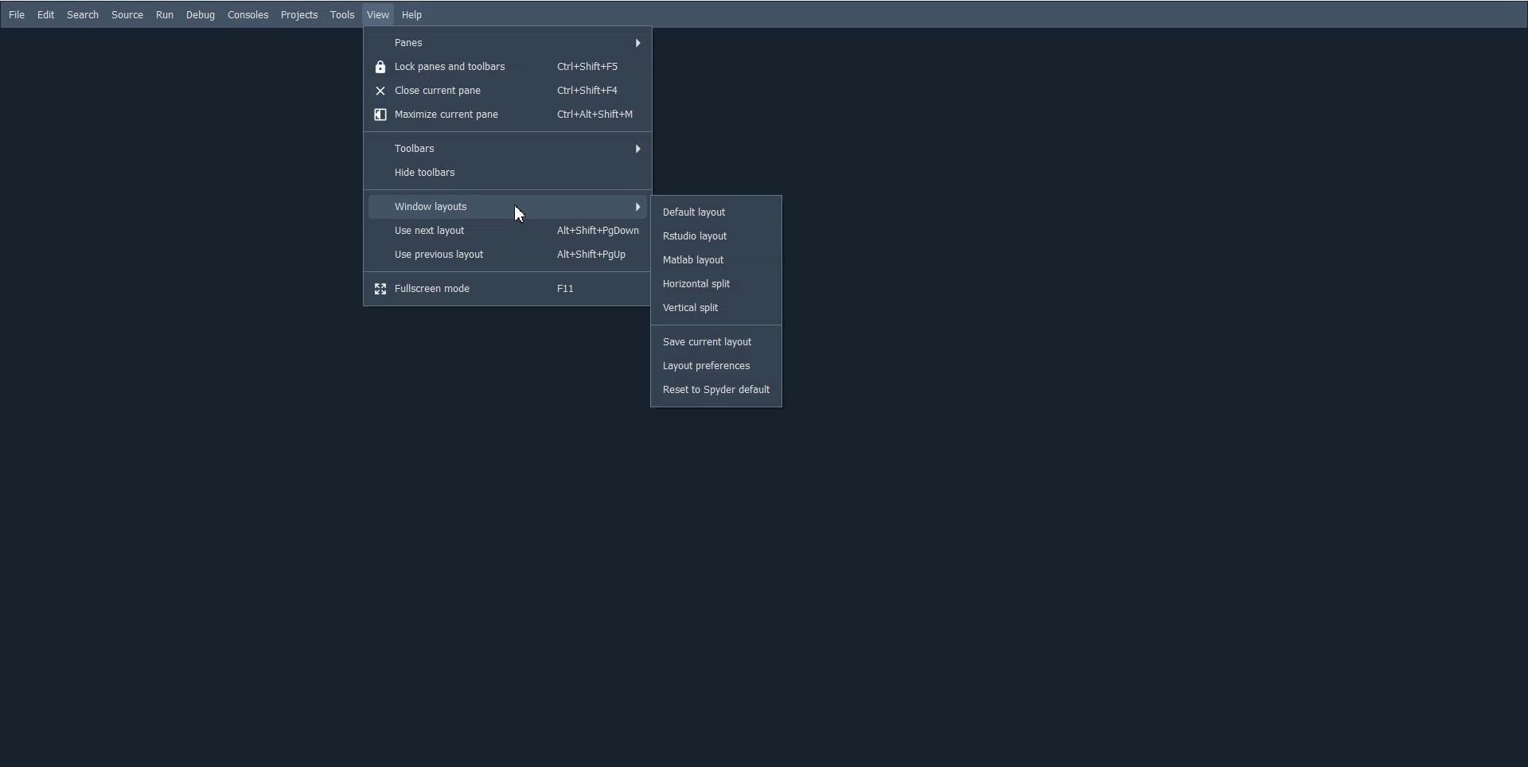  Describe the element at coordinates (715, 343) in the screenshot. I see `Save current layout` at that location.